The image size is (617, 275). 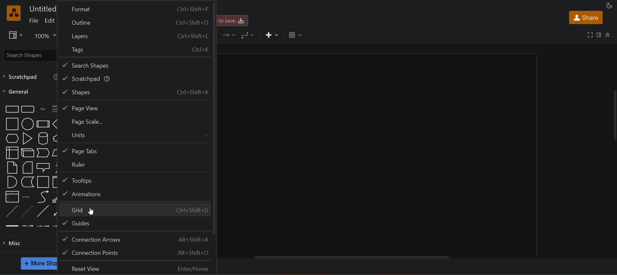 I want to click on connection arrows, so click(x=136, y=240).